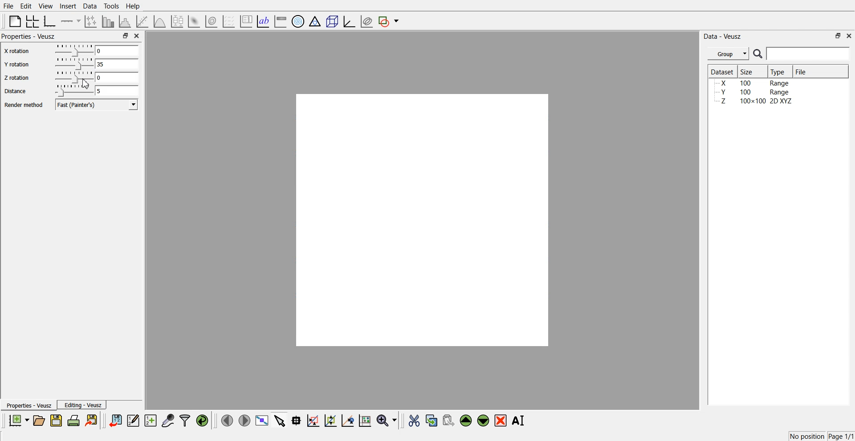  Describe the element at coordinates (448, 420) in the screenshot. I see `Paste widget from the clipboard` at that location.